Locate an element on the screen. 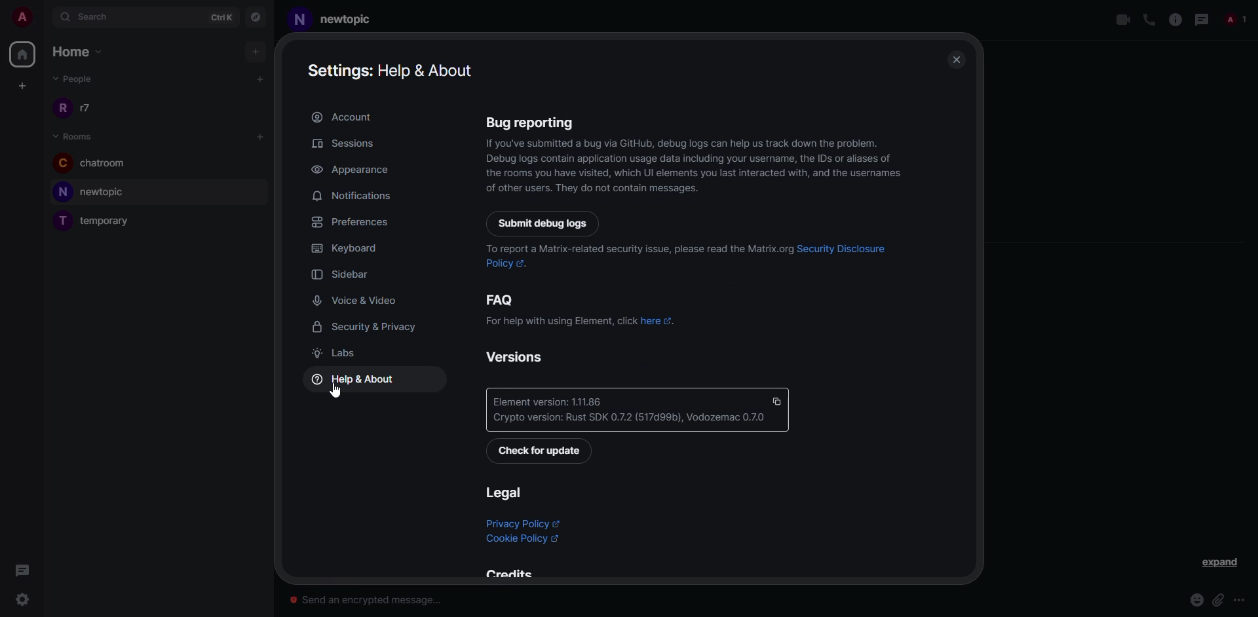  bug reporting is located at coordinates (535, 122).